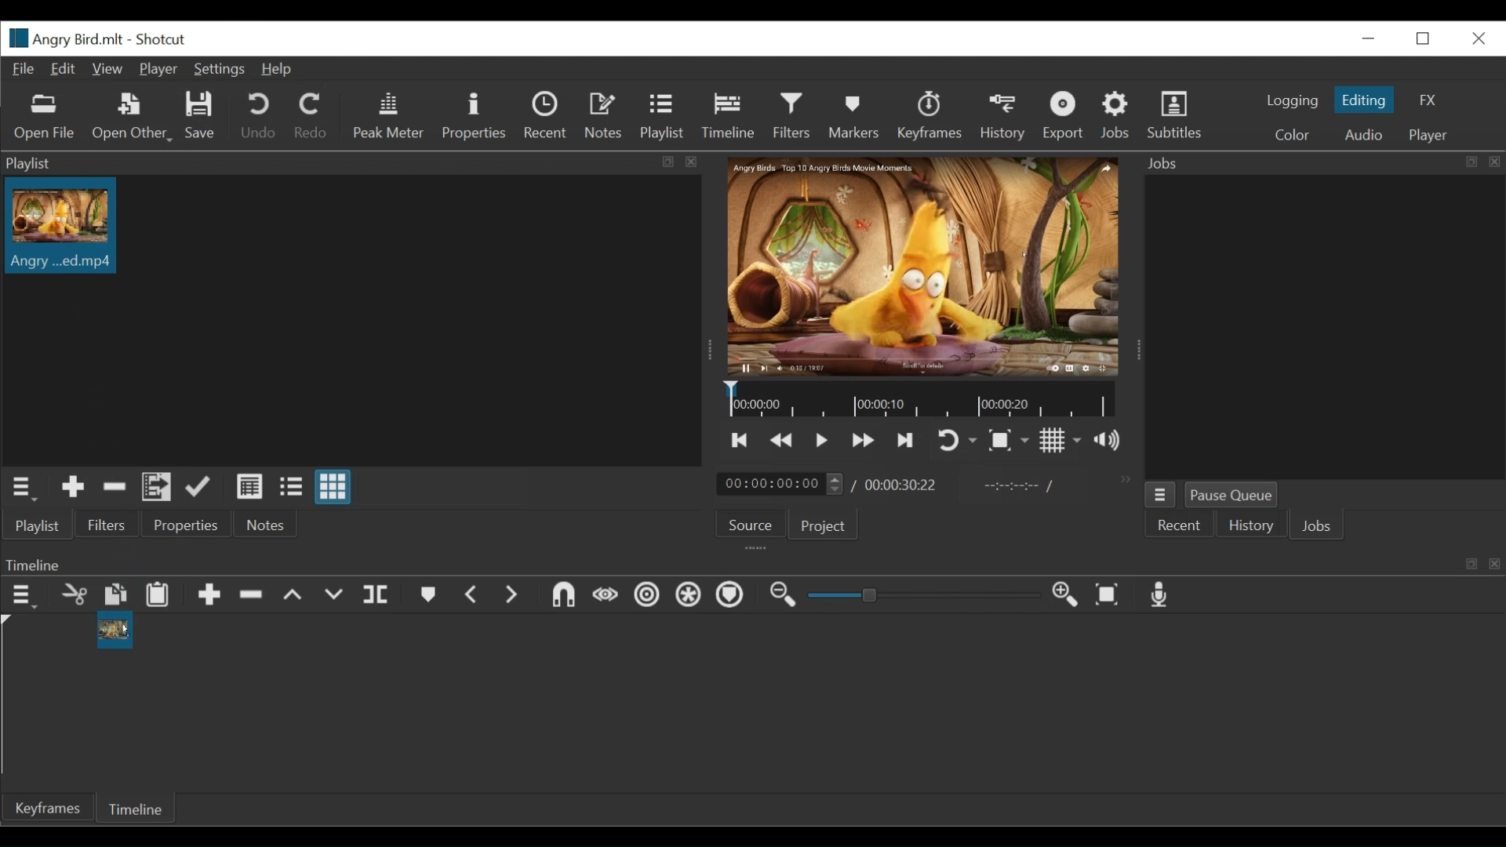 The height and width of the screenshot is (847, 1506). What do you see at coordinates (250, 487) in the screenshot?
I see `View as detail` at bounding box center [250, 487].